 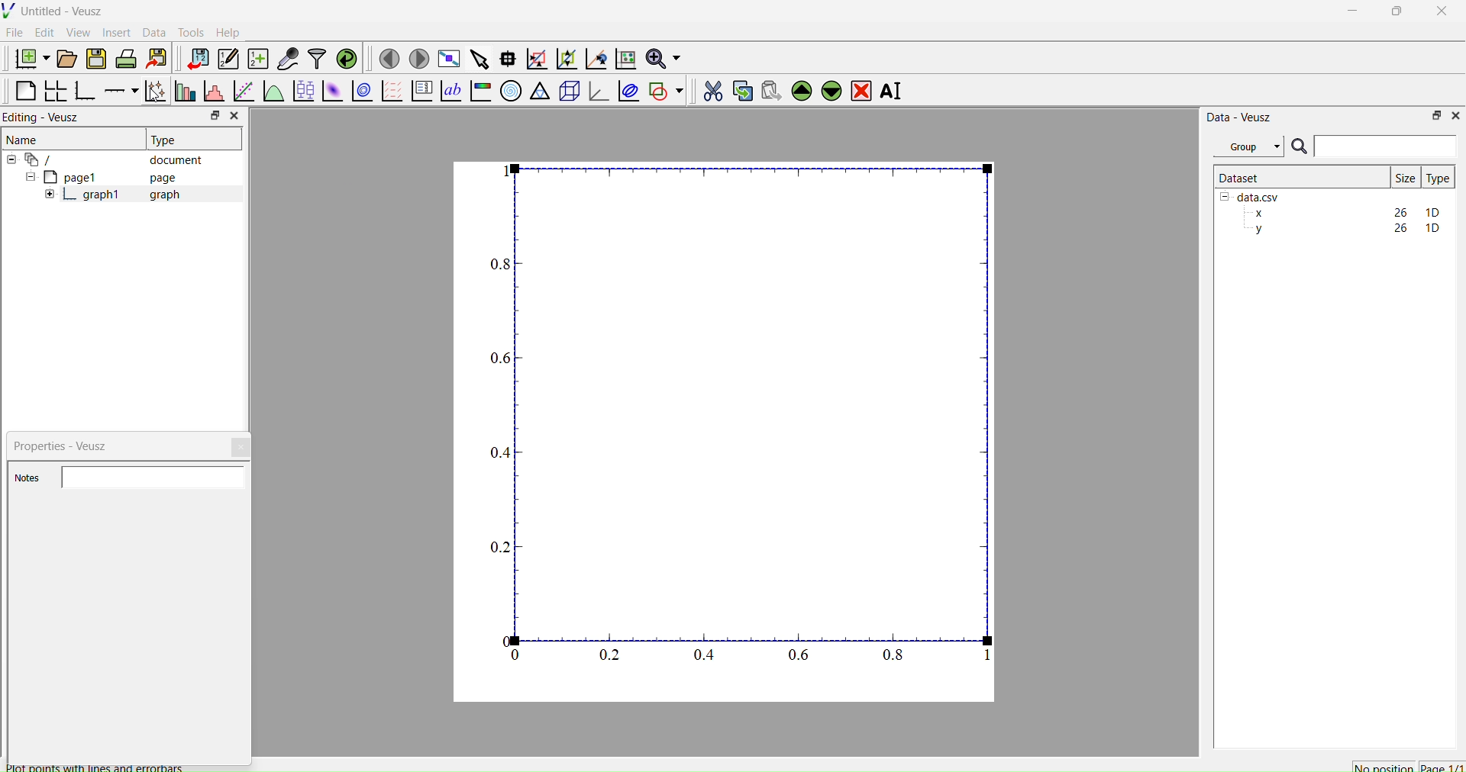 I want to click on File, so click(x=15, y=32).